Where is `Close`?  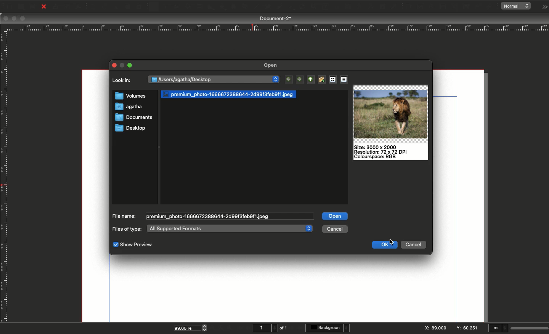
Close is located at coordinates (114, 64).